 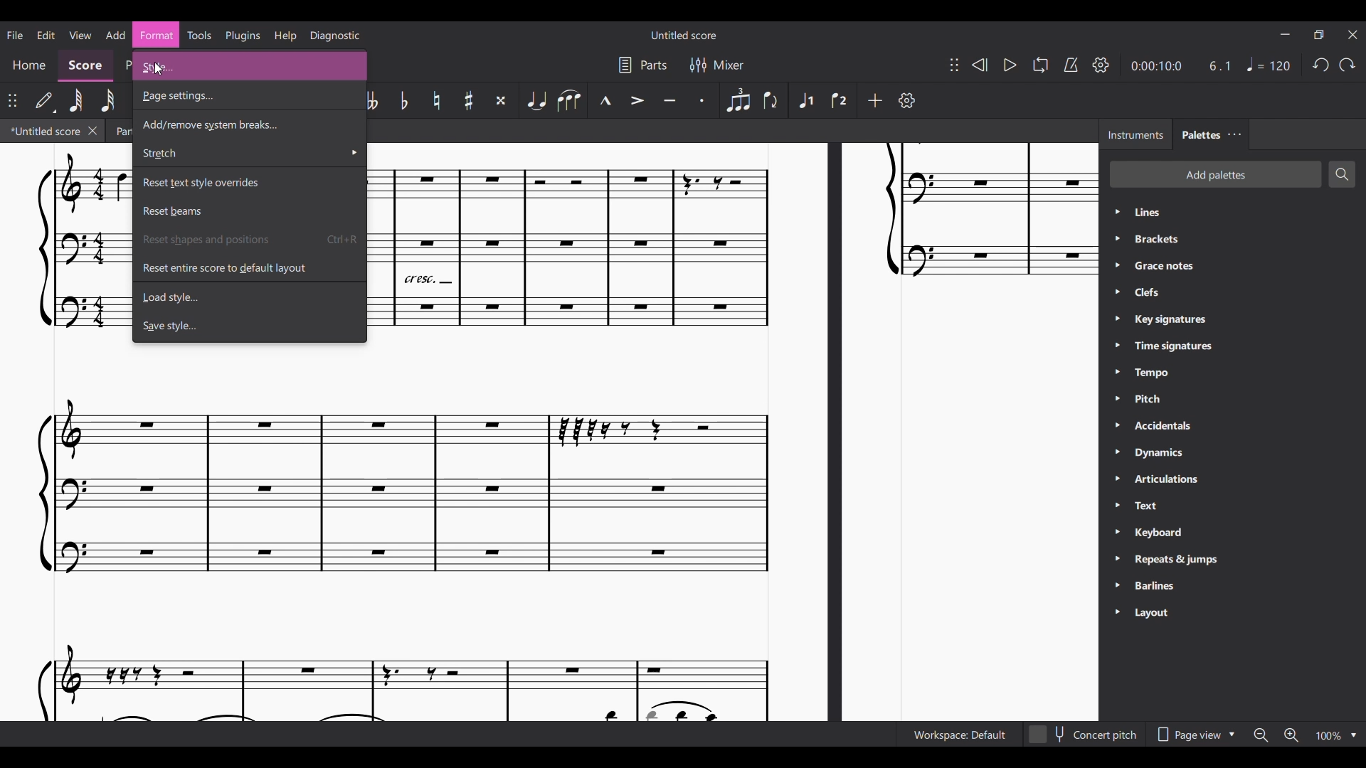 What do you see at coordinates (605, 100) in the screenshot?
I see `Marcato` at bounding box center [605, 100].